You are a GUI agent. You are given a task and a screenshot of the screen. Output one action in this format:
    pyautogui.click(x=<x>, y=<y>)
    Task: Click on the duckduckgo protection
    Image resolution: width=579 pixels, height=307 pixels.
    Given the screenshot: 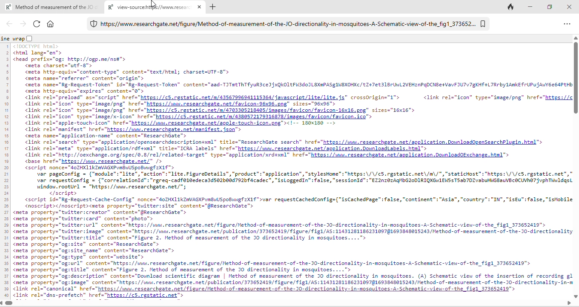 What is the action you would take?
    pyautogui.click(x=92, y=24)
    